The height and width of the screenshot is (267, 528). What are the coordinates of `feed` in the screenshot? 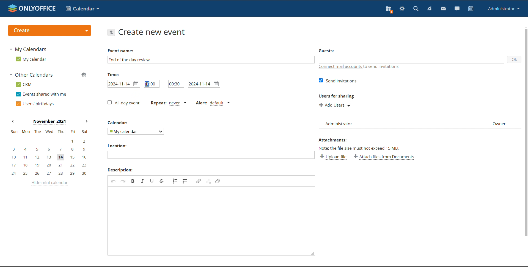 It's located at (429, 9).